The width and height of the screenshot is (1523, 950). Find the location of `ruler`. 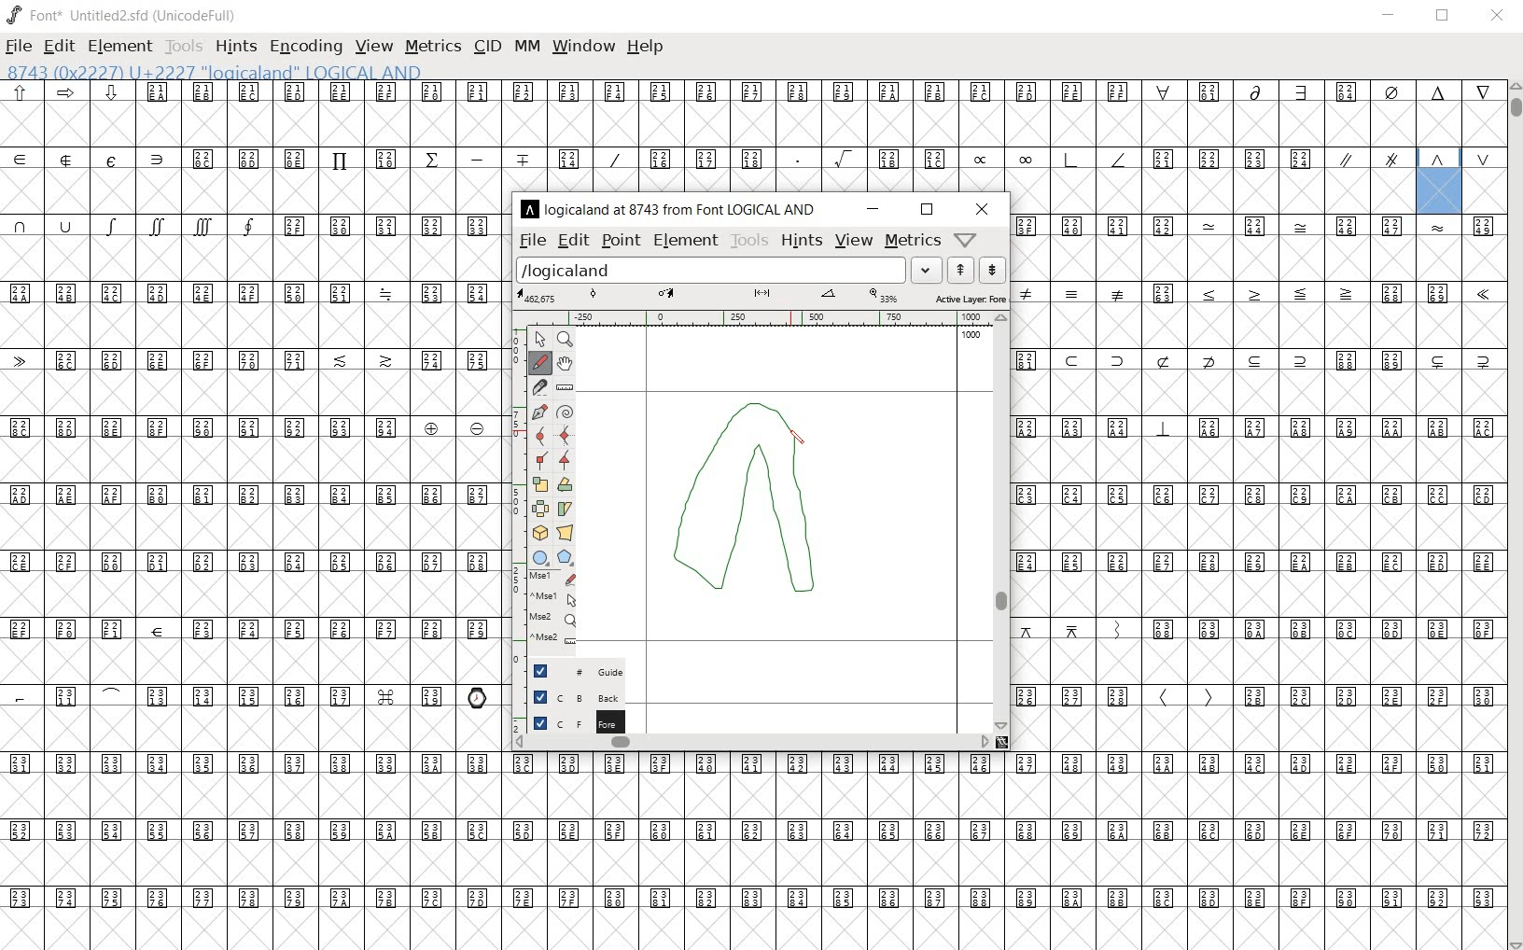

ruler is located at coordinates (757, 318).